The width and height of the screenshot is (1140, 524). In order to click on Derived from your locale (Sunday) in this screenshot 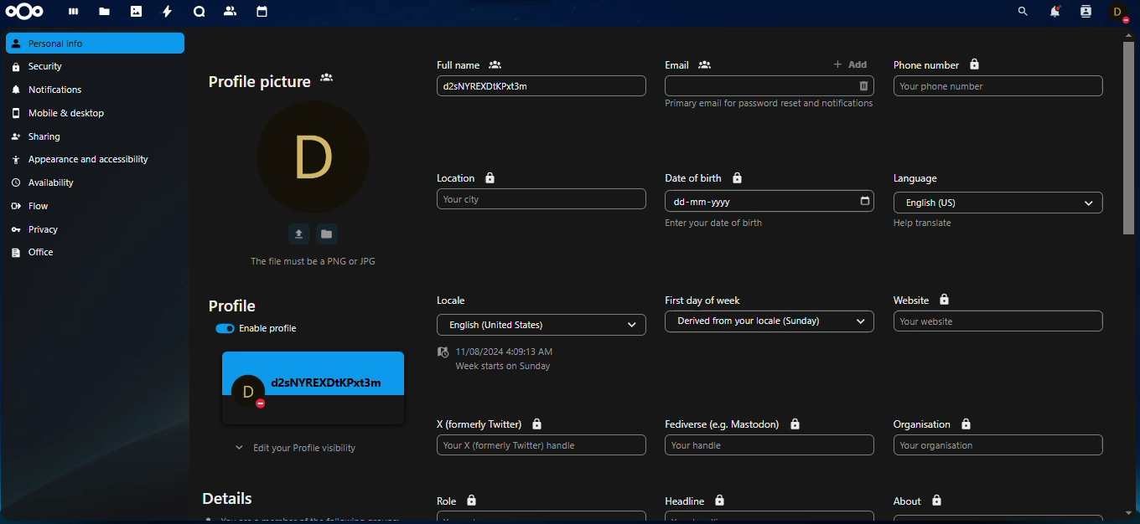, I will do `click(758, 321)`.